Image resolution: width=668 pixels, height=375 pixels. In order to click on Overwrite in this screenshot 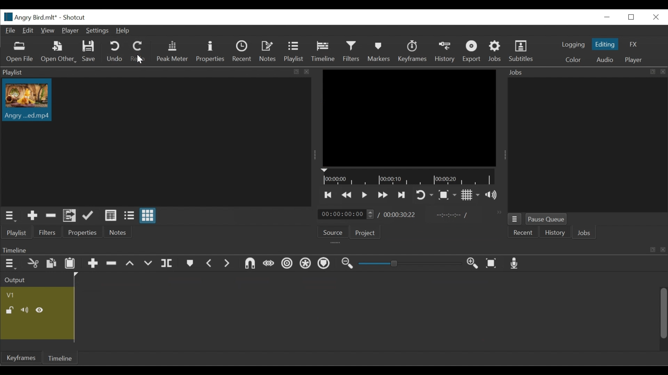, I will do `click(149, 265)`.